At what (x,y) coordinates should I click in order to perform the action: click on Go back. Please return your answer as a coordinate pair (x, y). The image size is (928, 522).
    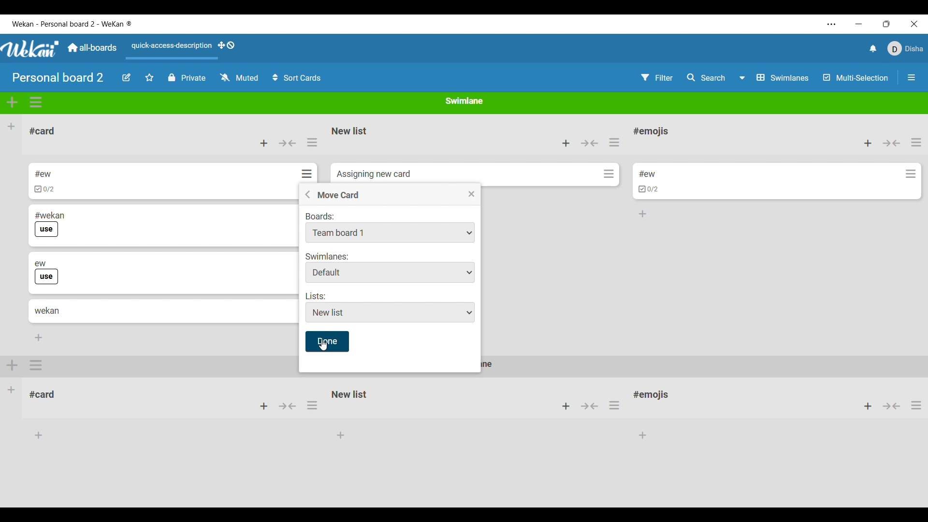
    Looking at the image, I should click on (307, 194).